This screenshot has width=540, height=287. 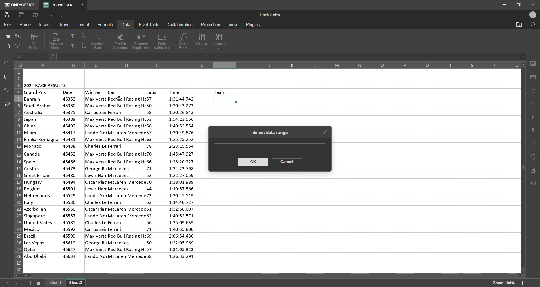 What do you see at coordinates (64, 24) in the screenshot?
I see `draw` at bounding box center [64, 24].